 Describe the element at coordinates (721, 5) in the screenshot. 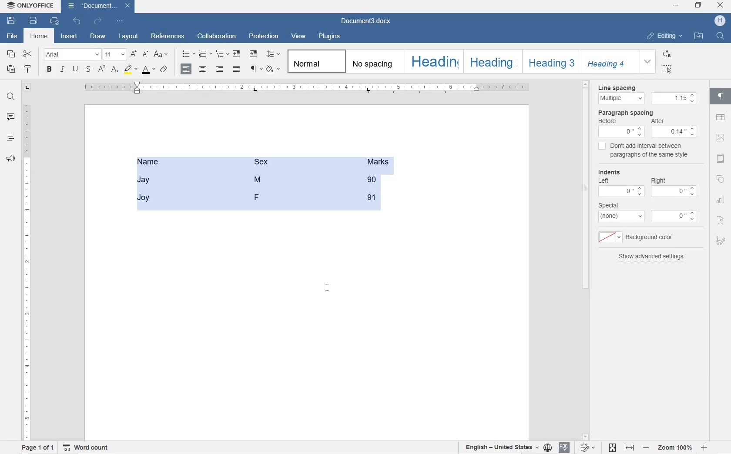

I see `CLOSE` at that location.